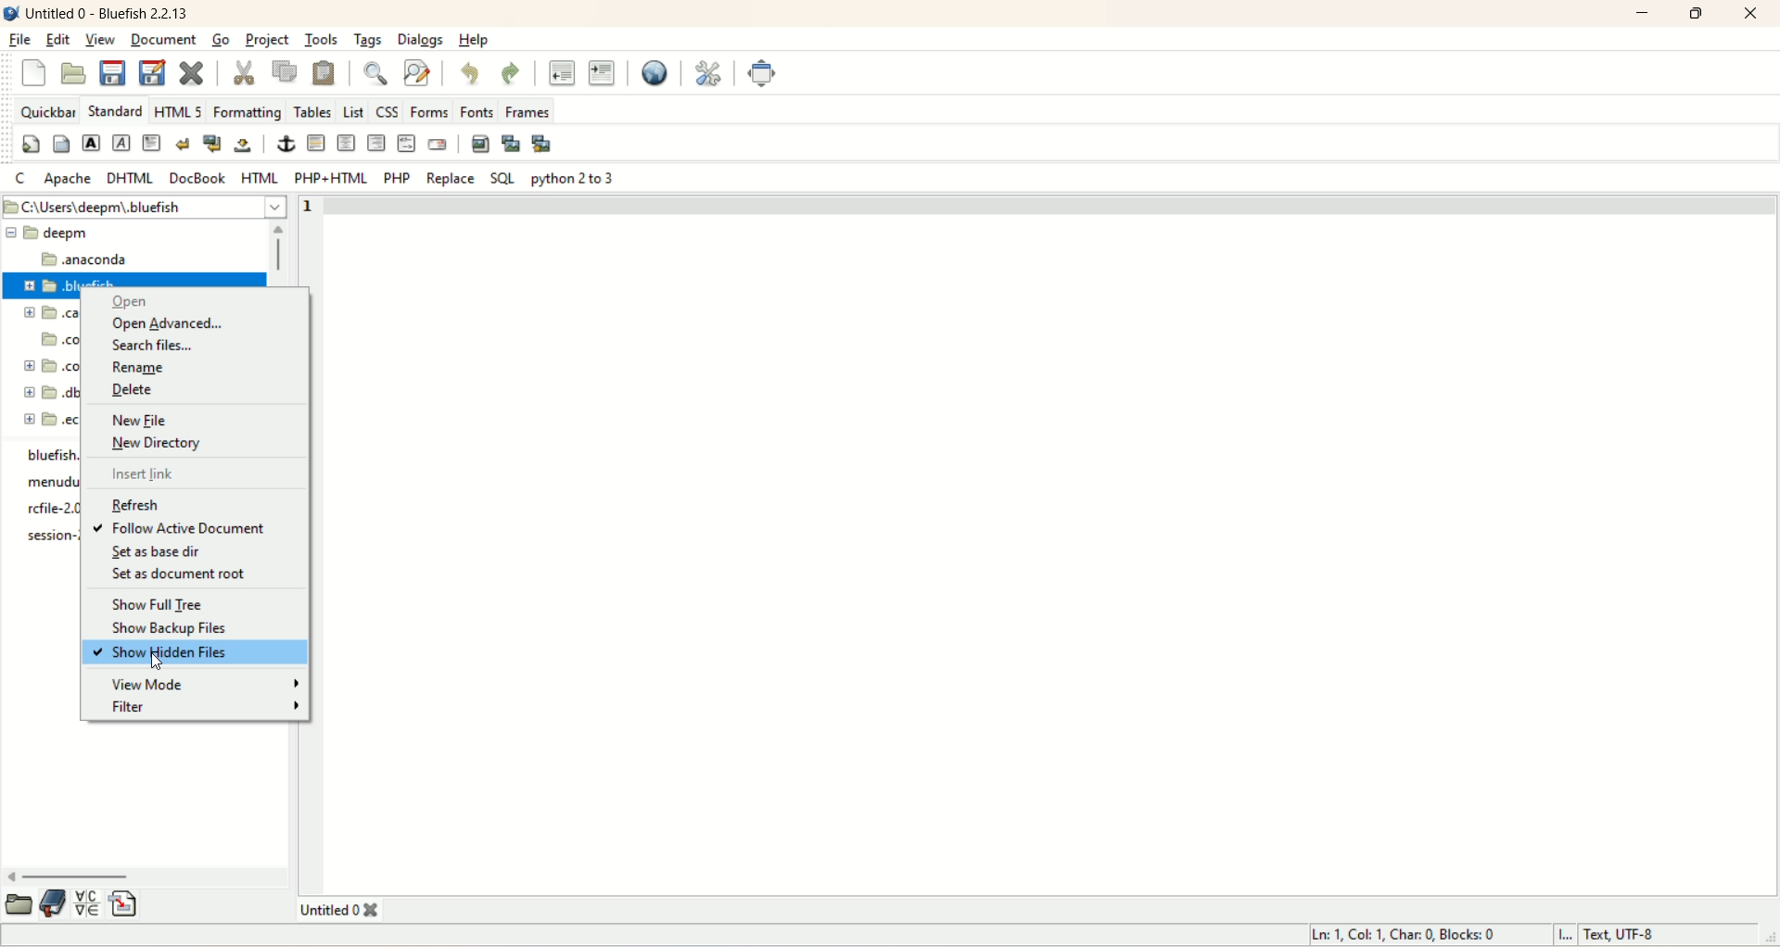 This screenshot has width=1780, height=947. Describe the element at coordinates (199, 178) in the screenshot. I see `DOCBOOK` at that location.